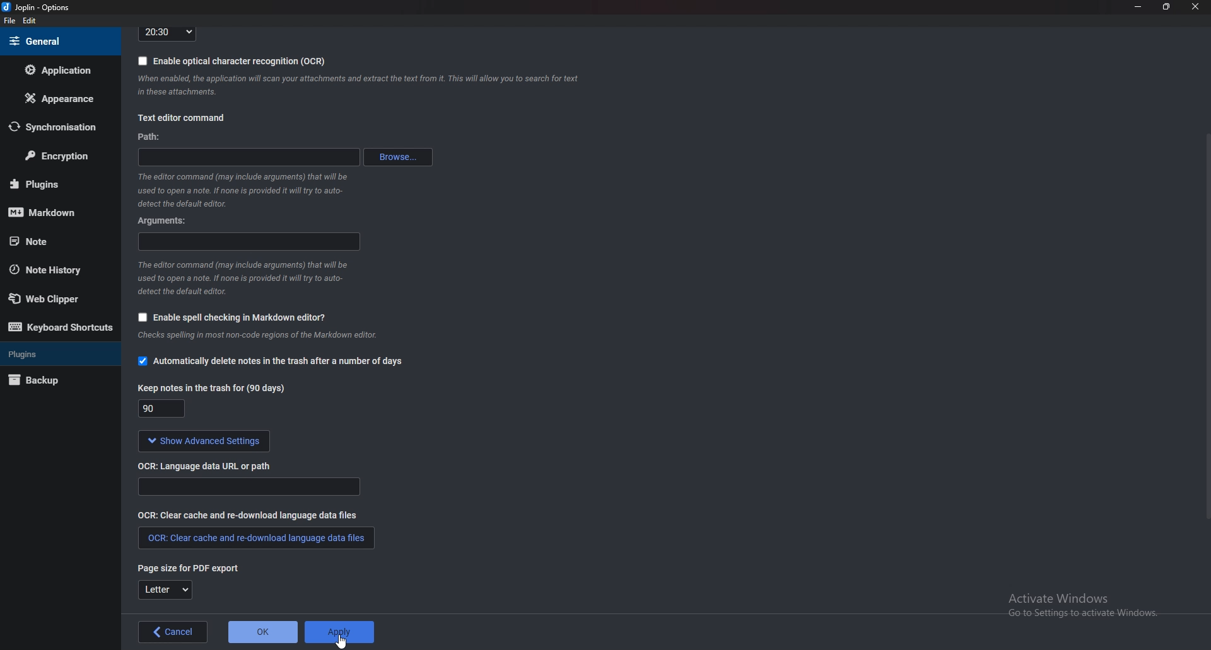  What do you see at coordinates (263, 632) in the screenshot?
I see `ok` at bounding box center [263, 632].